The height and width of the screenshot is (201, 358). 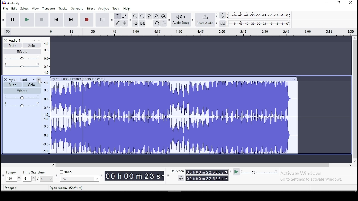 I want to click on generate, so click(x=77, y=8).